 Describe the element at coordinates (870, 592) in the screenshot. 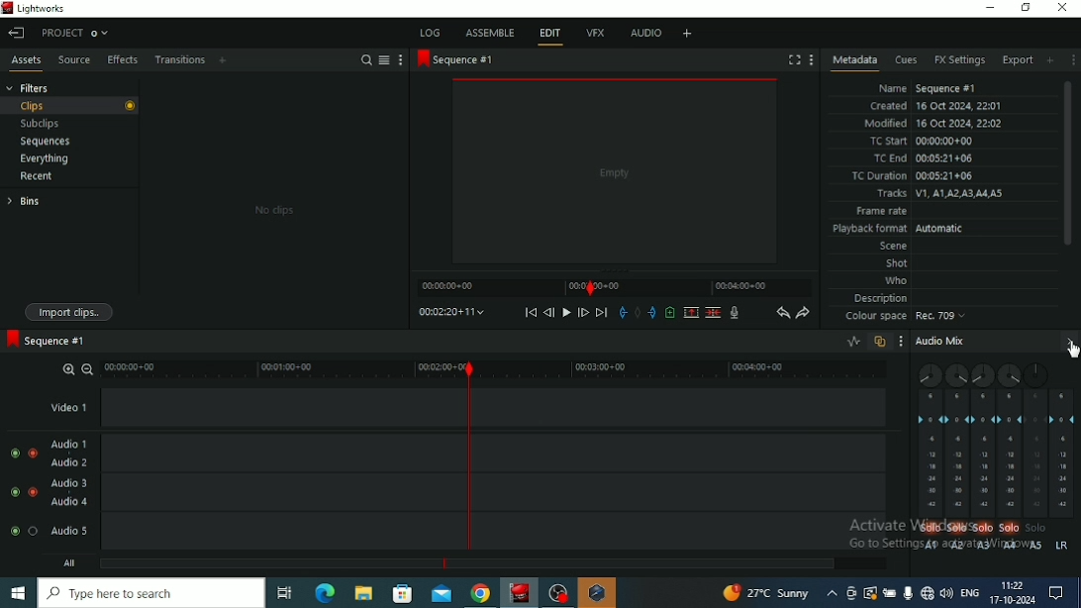

I see `Warning` at that location.